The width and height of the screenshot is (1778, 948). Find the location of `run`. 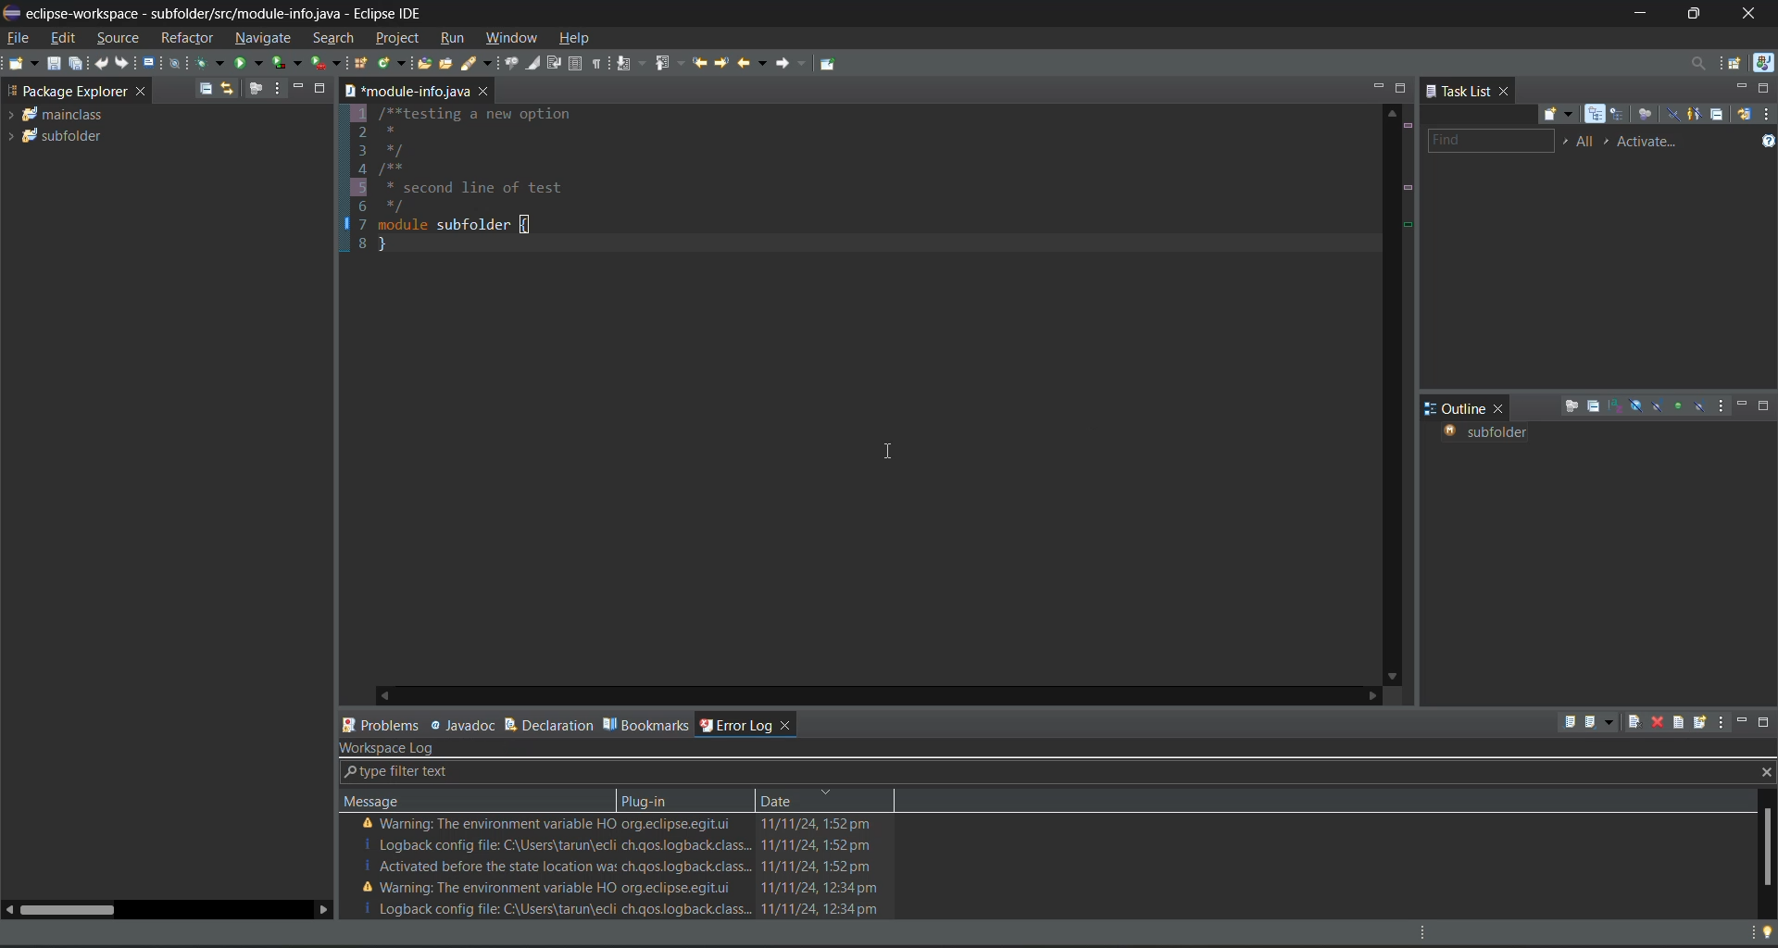

run is located at coordinates (249, 62).